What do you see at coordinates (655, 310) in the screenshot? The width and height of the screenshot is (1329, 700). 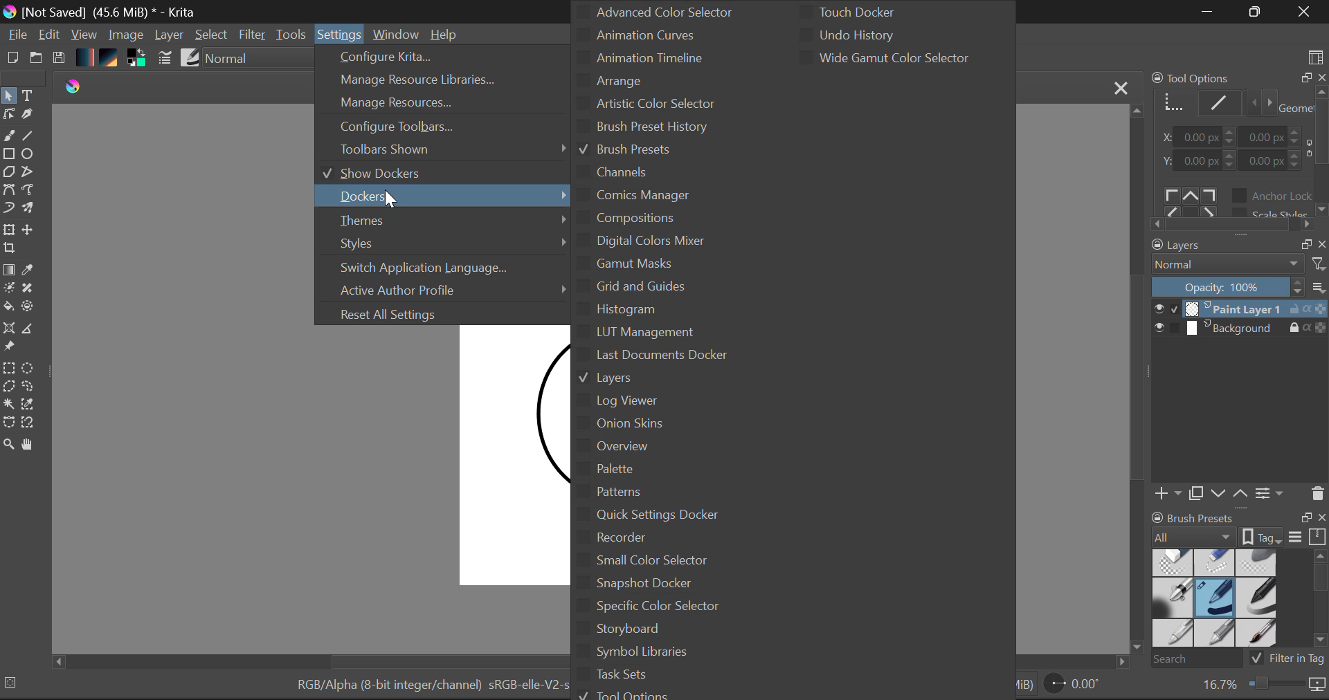 I see `Histogram` at bounding box center [655, 310].